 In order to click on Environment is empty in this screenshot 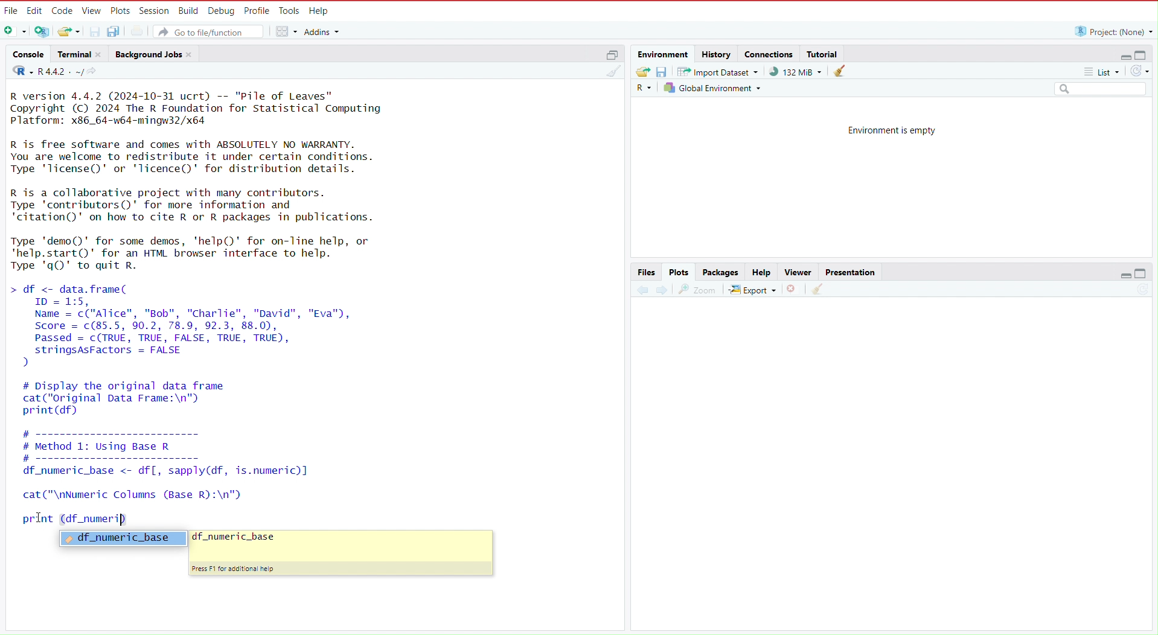, I will do `click(891, 132)`.